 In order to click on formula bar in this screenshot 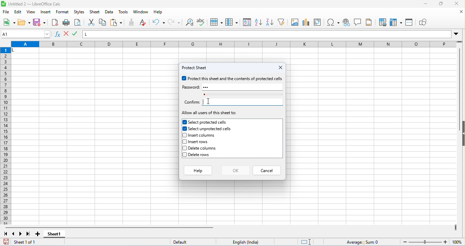, I will do `click(267, 34)`.